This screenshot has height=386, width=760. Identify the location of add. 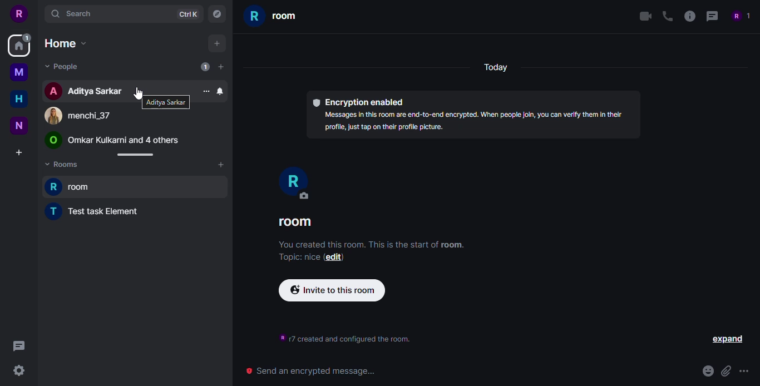
(216, 43).